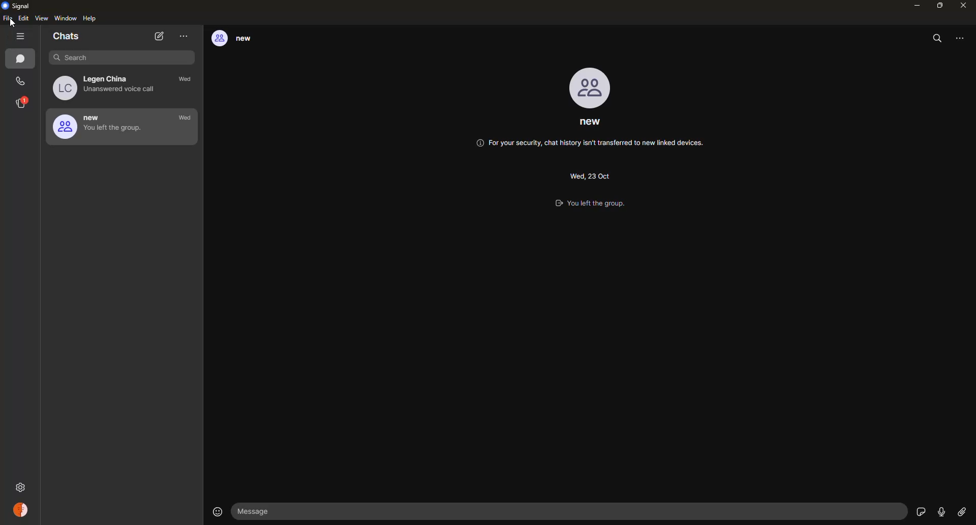 The width and height of the screenshot is (976, 525). Describe the element at coordinates (260, 511) in the screenshot. I see `message` at that location.